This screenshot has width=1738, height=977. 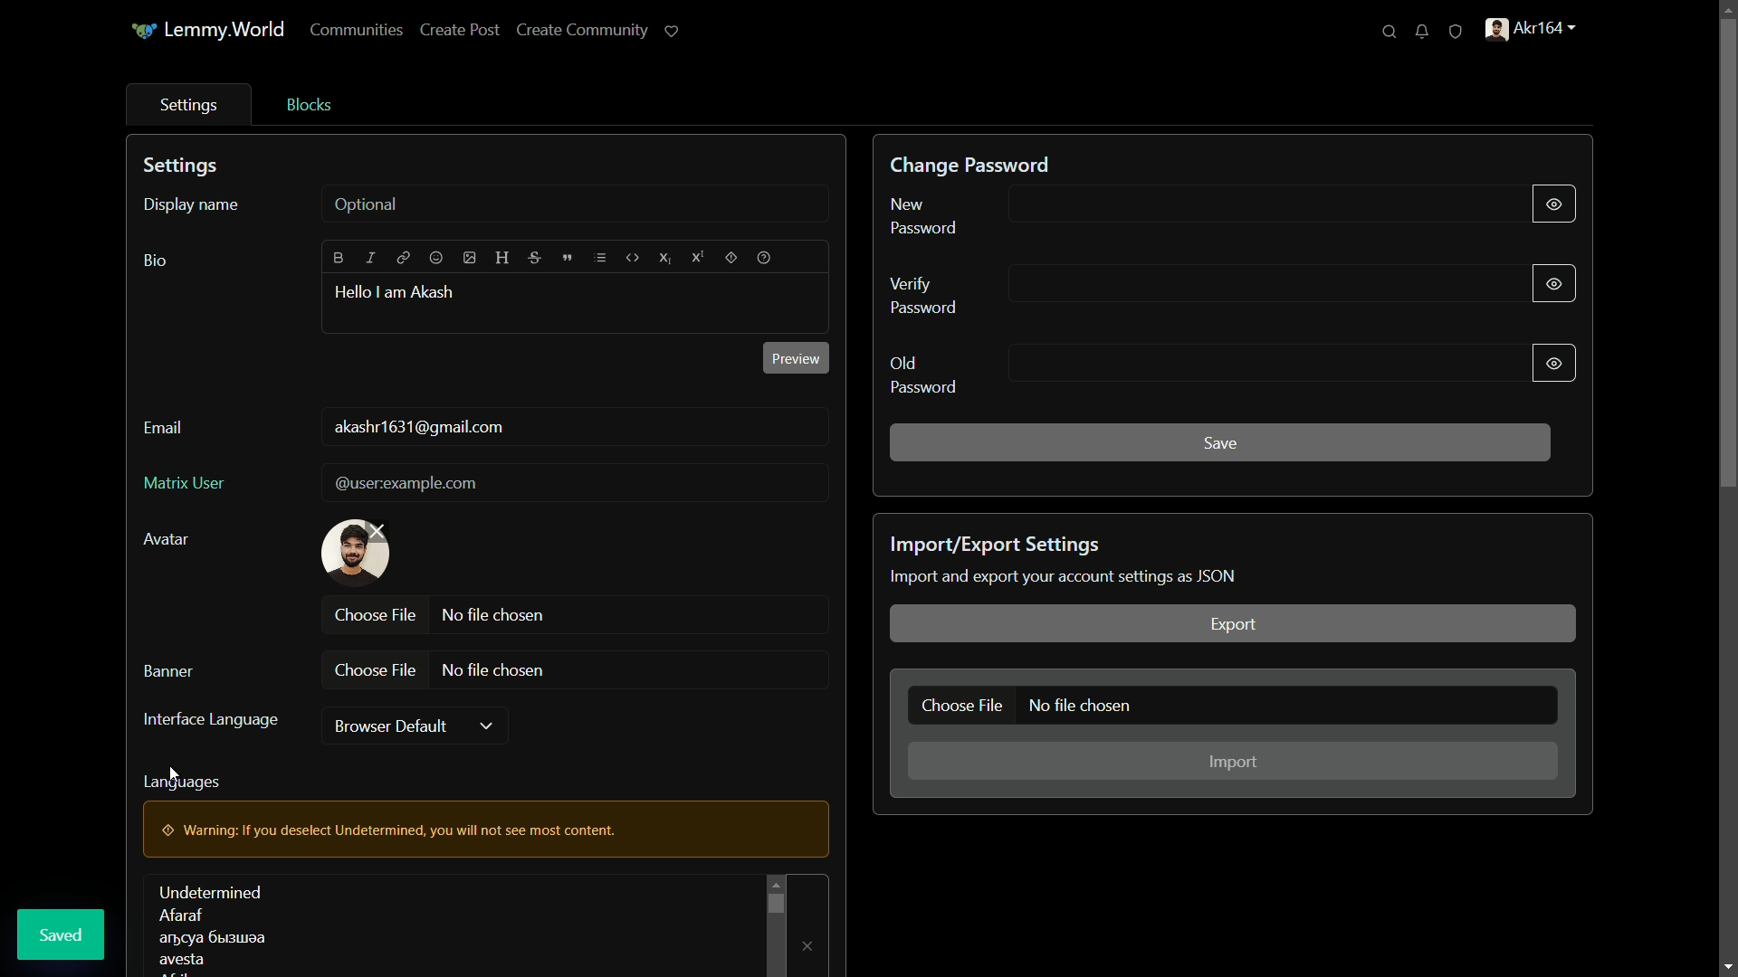 I want to click on save, so click(x=1220, y=444).